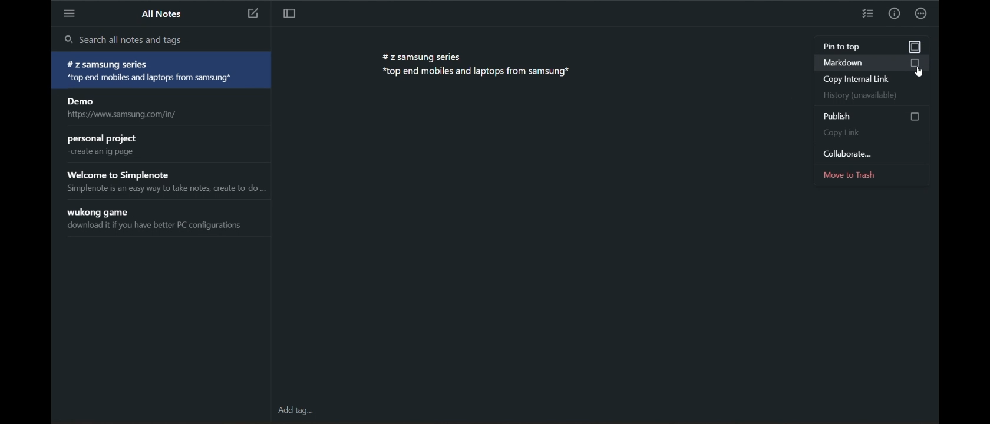 The height and width of the screenshot is (424, 990). Describe the element at coordinates (894, 14) in the screenshot. I see `info` at that location.